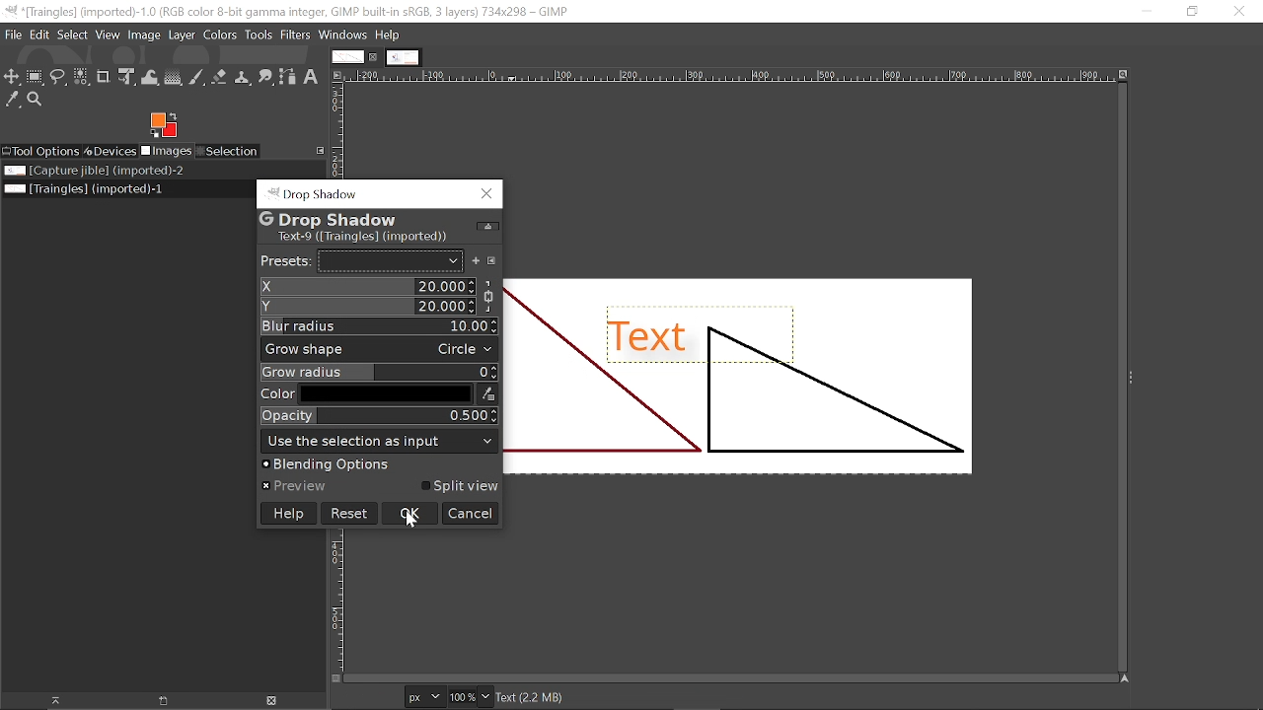 This screenshot has width=1263, height=710. Describe the element at coordinates (229, 151) in the screenshot. I see `Selection` at that location.